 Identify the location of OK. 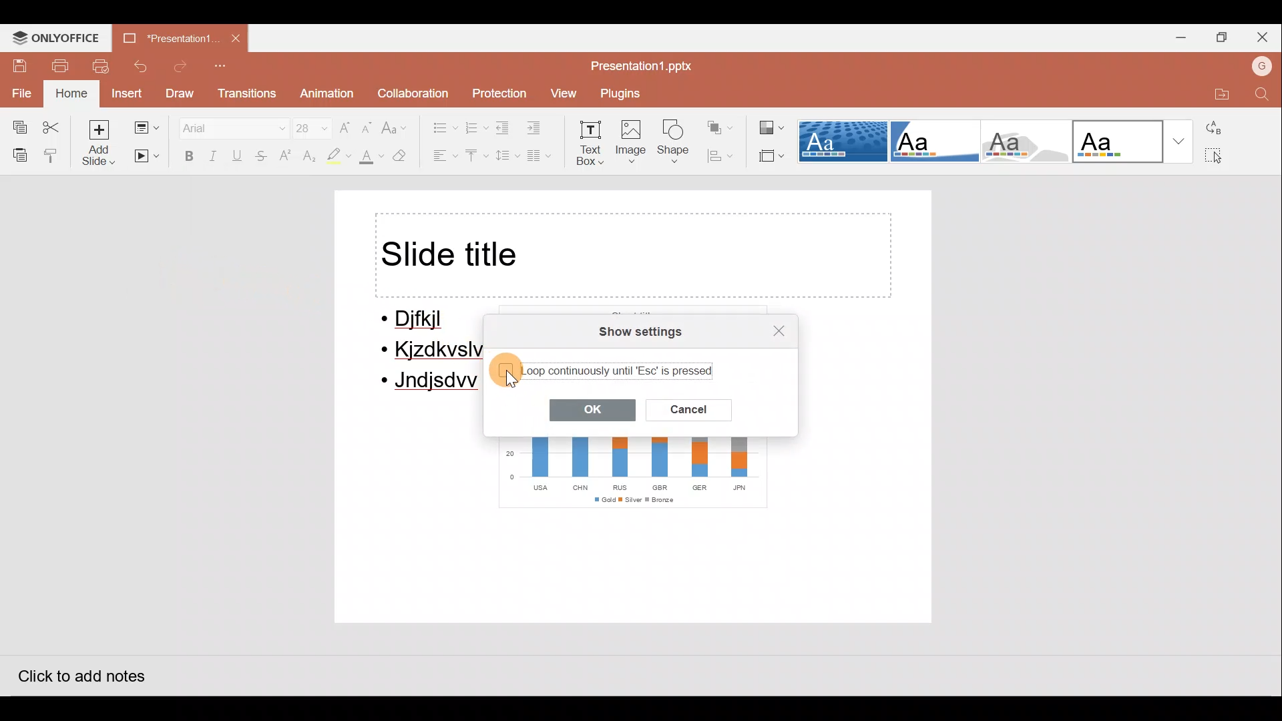
(594, 412).